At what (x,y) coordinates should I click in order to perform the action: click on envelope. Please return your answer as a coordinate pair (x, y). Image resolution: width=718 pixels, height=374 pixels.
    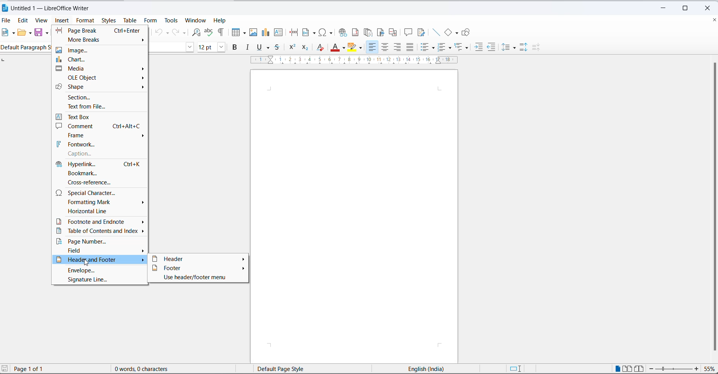
    Looking at the image, I should click on (100, 270).